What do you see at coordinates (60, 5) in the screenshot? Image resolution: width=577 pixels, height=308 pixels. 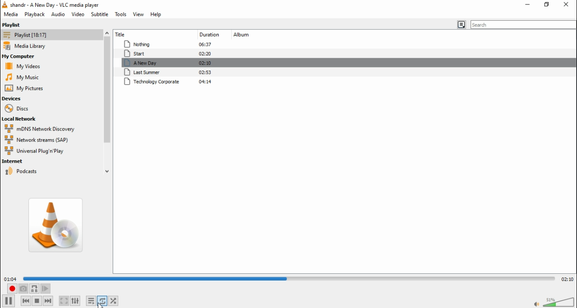 I see `shandr - A New Day - VLC media player` at bounding box center [60, 5].